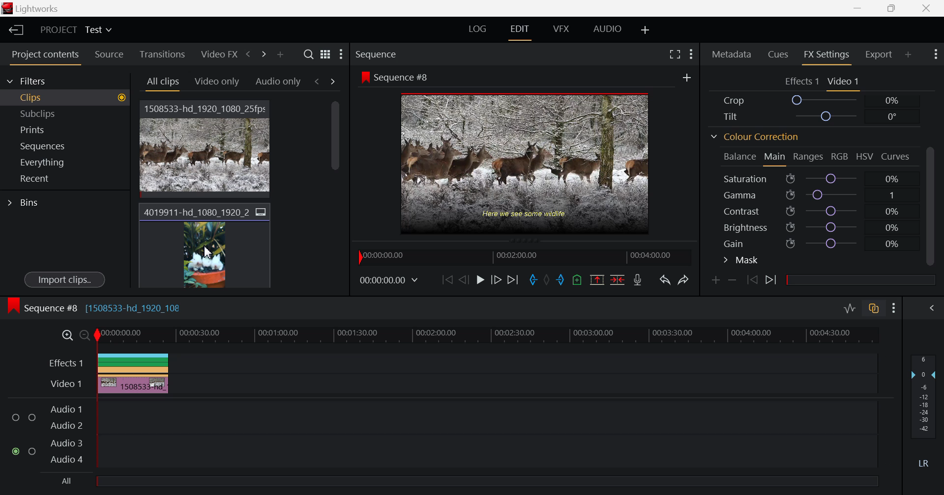  I want to click on Show Audio Mix, so click(932, 307).